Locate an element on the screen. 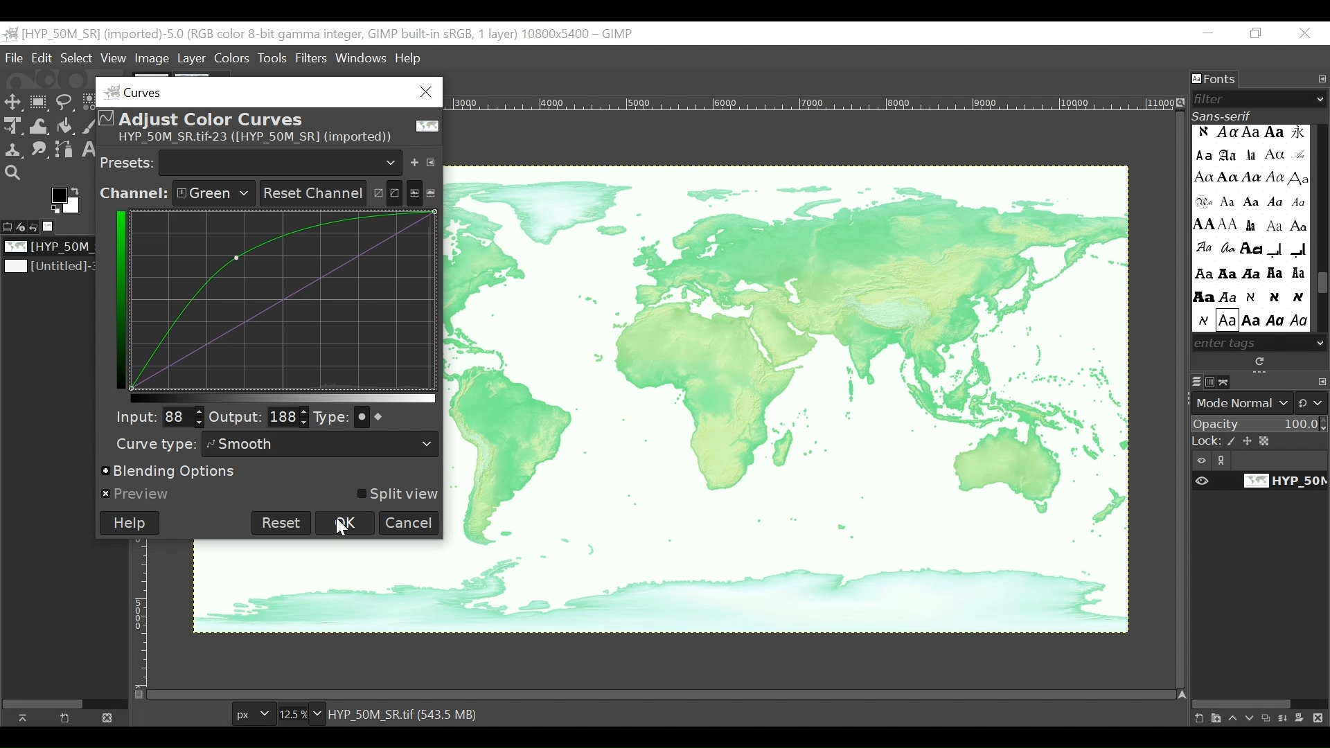  Pick a preset for the list is located at coordinates (281, 161).